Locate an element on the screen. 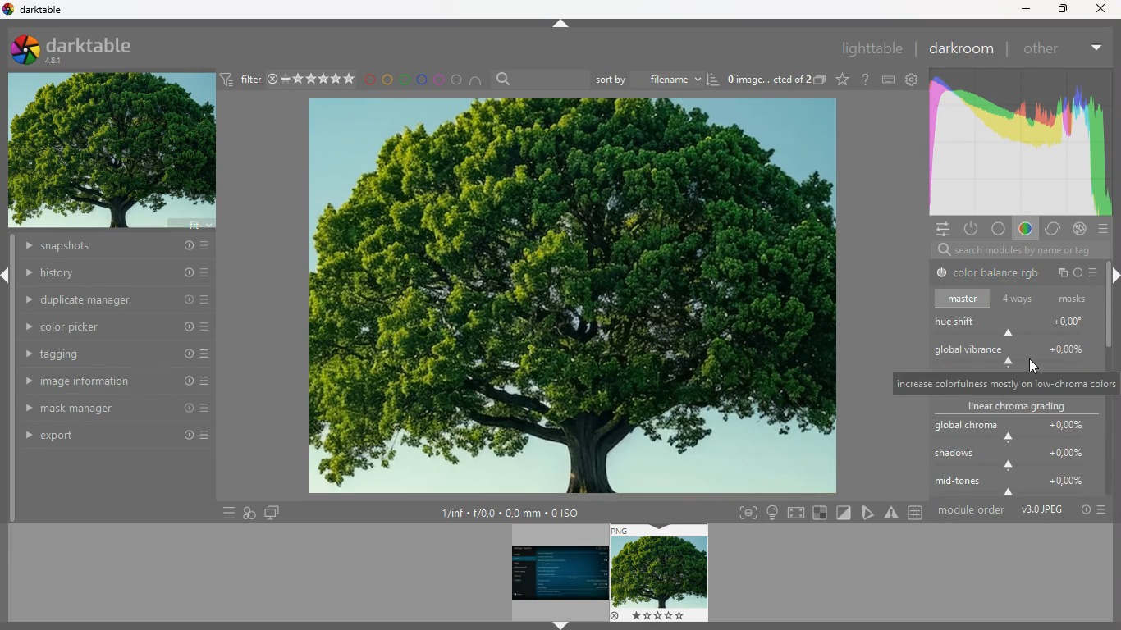  tagging is located at coordinates (117, 354).